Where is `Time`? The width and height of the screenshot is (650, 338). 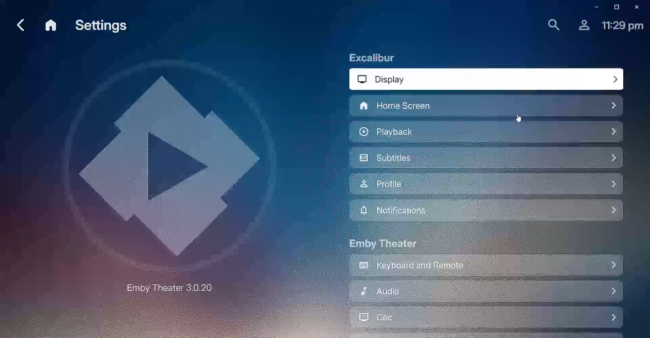 Time is located at coordinates (623, 26).